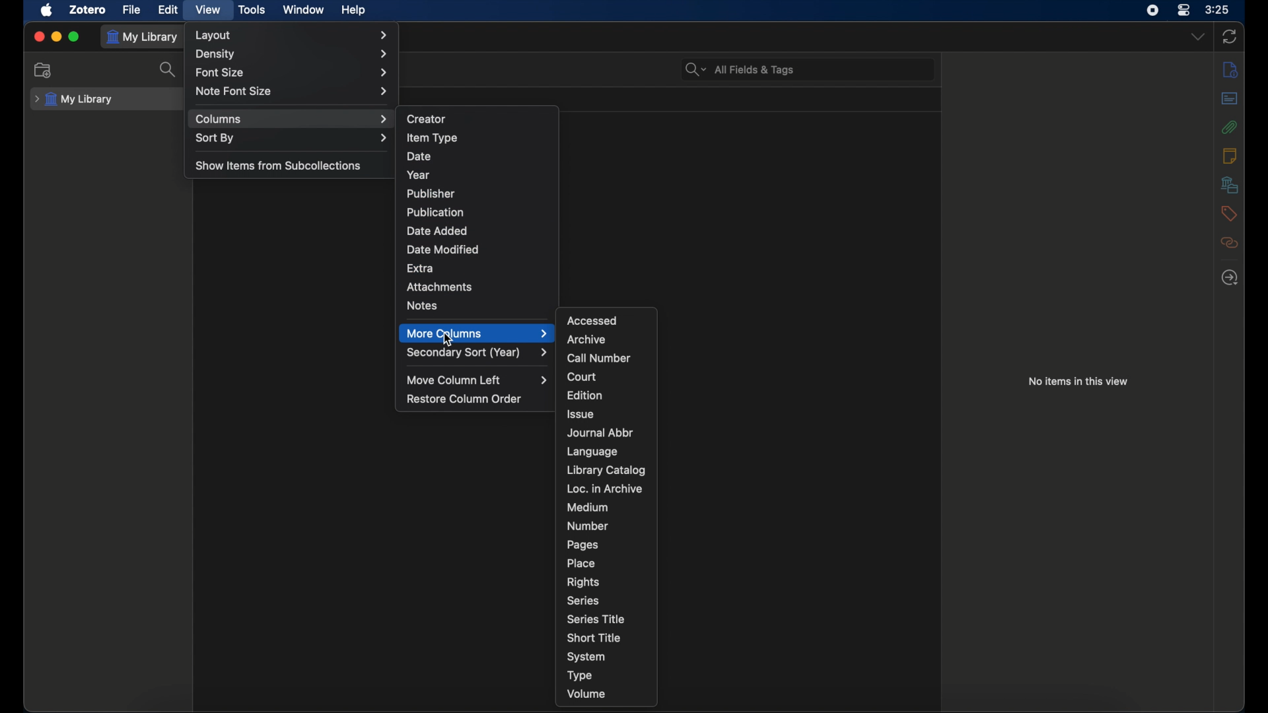  What do you see at coordinates (421, 306) in the screenshot?
I see `notes` at bounding box center [421, 306].